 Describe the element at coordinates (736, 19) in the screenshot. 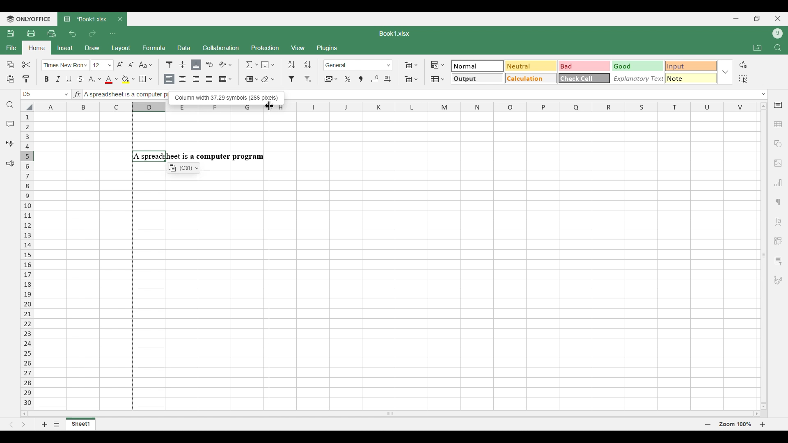

I see `Minimize` at that location.